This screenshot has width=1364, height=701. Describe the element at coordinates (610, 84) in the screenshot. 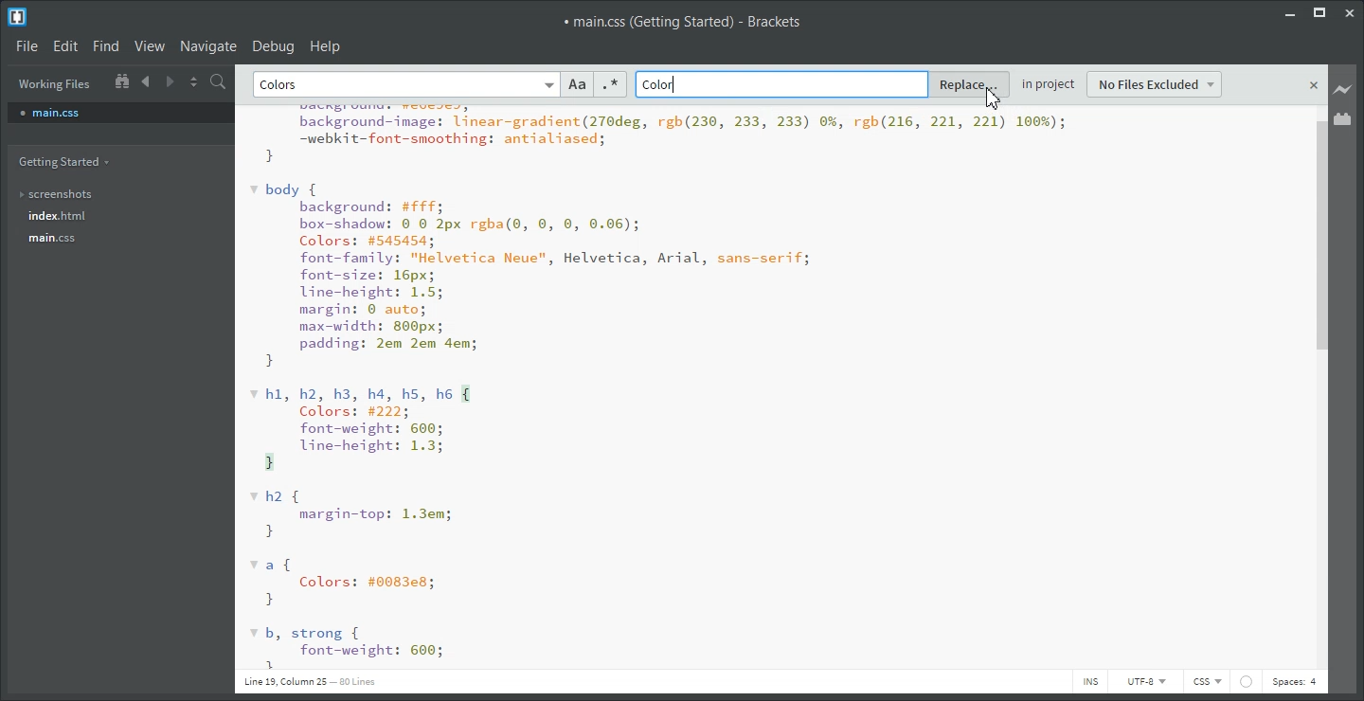

I see `Regular Expression` at that location.